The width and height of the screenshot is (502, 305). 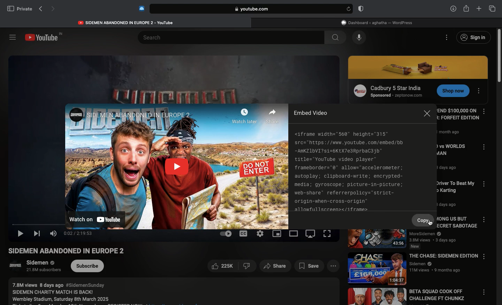 I want to click on Extensions, so click(x=141, y=8).